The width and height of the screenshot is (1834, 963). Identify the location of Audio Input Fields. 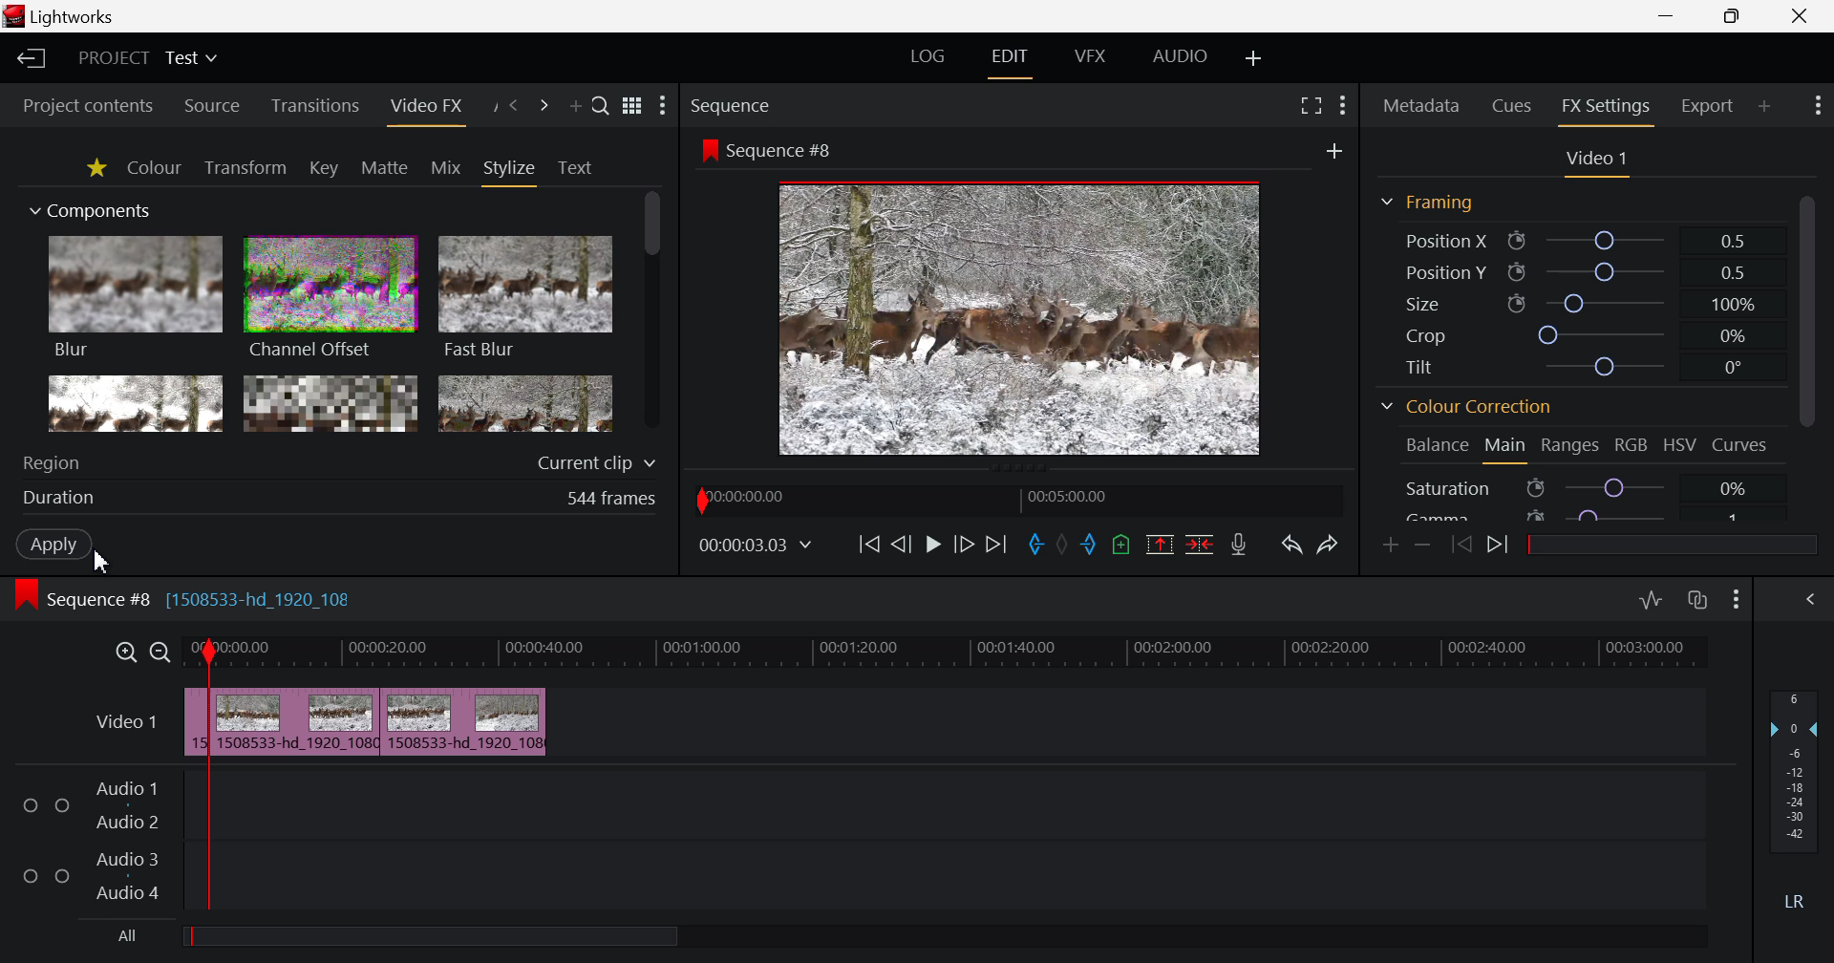
(853, 843).